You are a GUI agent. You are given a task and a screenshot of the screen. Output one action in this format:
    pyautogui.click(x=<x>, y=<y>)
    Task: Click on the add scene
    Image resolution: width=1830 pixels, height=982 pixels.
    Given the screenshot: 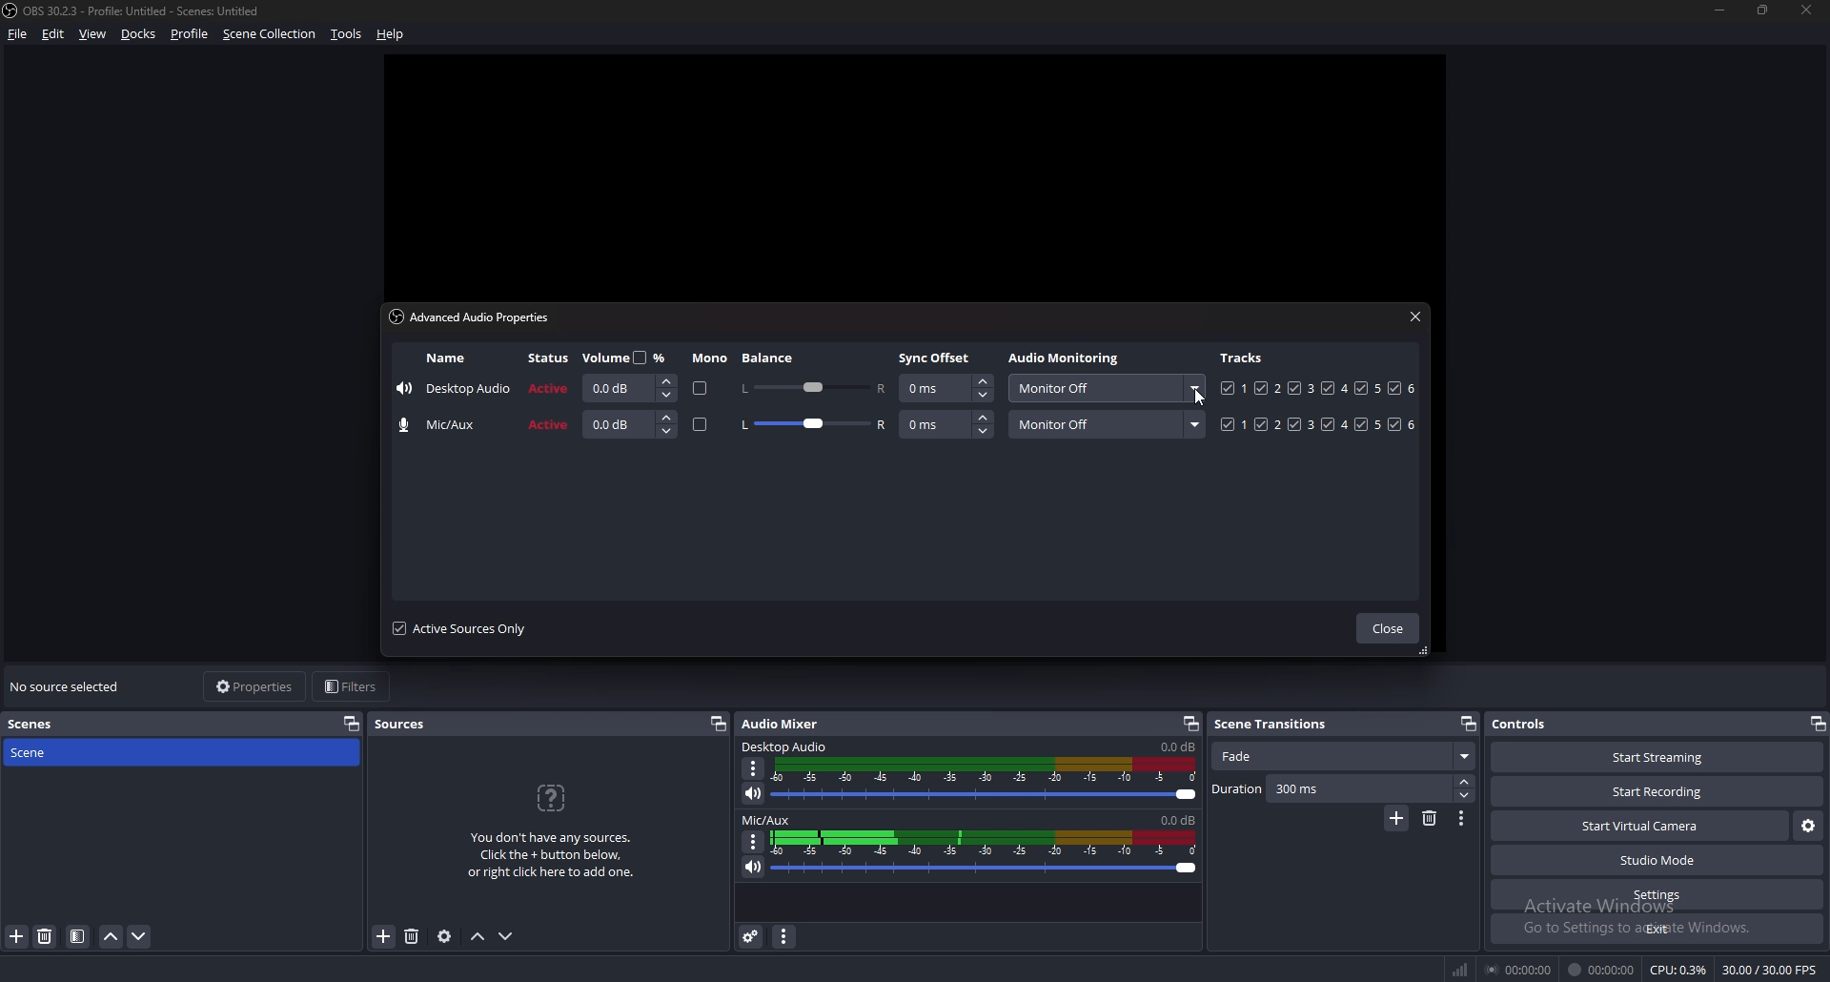 What is the action you would take?
    pyautogui.click(x=17, y=937)
    